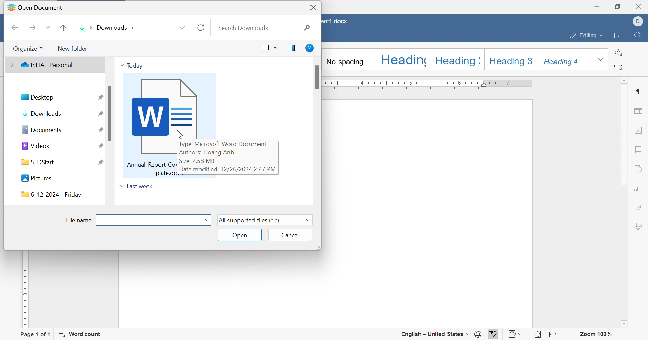 Image resolution: width=648 pixels, height=340 pixels. Describe the element at coordinates (640, 130) in the screenshot. I see `image settings` at that location.